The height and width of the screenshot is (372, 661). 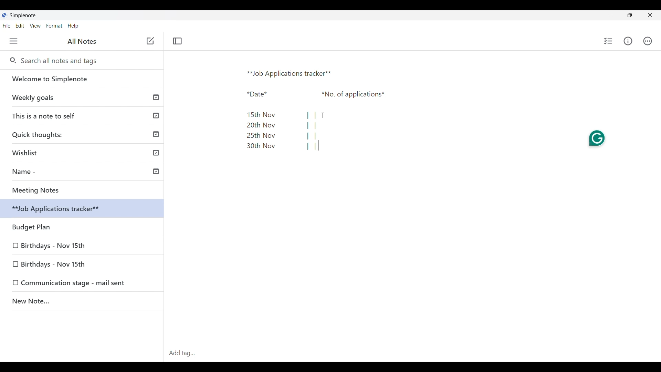 I want to click on Info, so click(x=628, y=41).